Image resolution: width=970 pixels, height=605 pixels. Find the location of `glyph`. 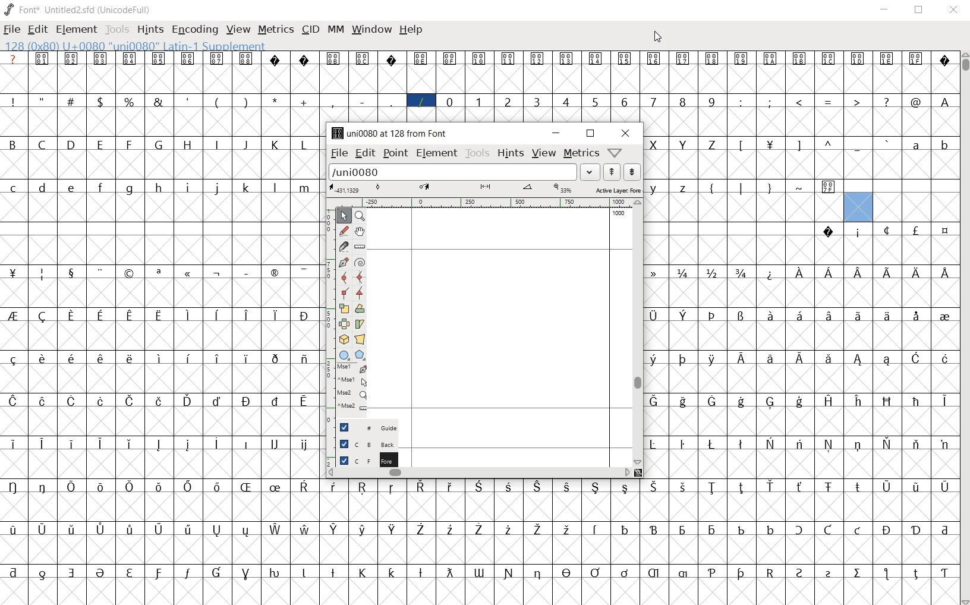

glyph is located at coordinates (801, 188).